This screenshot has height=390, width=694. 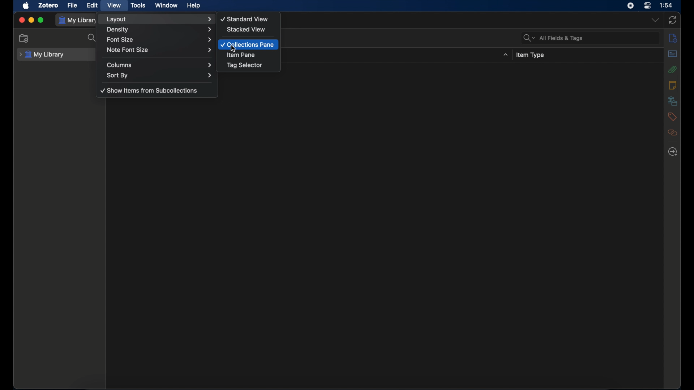 What do you see at coordinates (631, 6) in the screenshot?
I see `screen recorder` at bounding box center [631, 6].